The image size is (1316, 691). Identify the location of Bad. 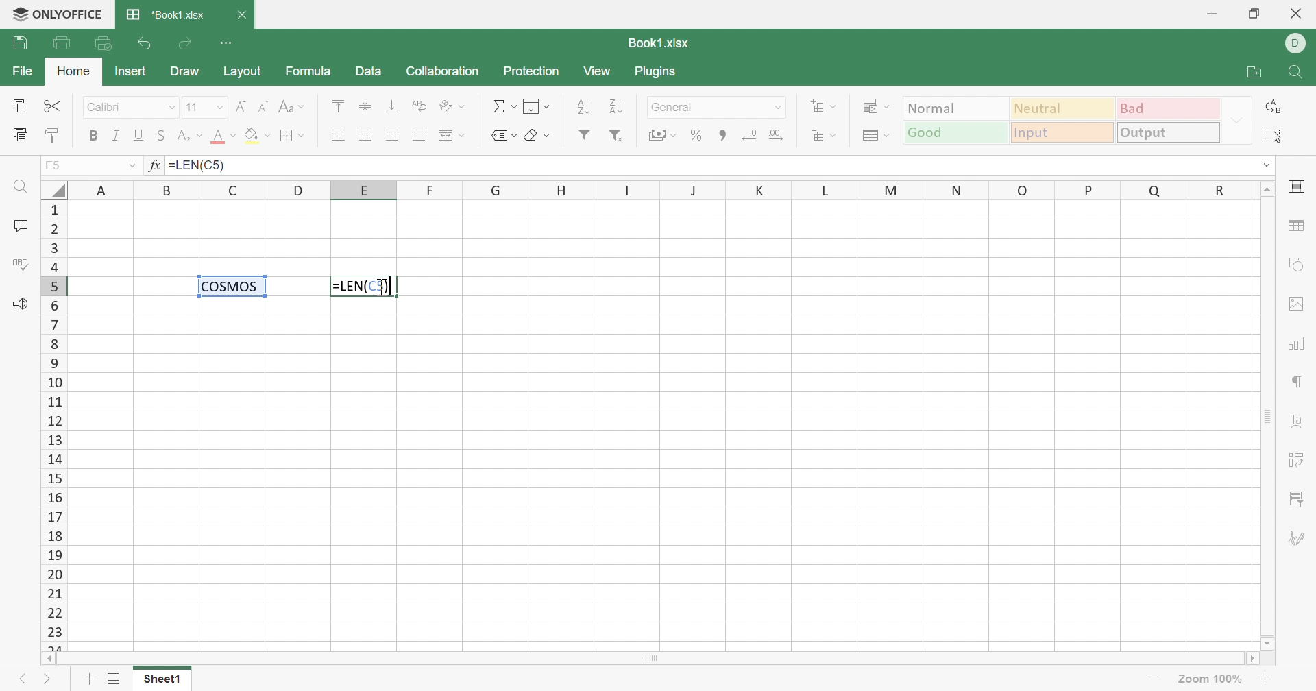
(1168, 108).